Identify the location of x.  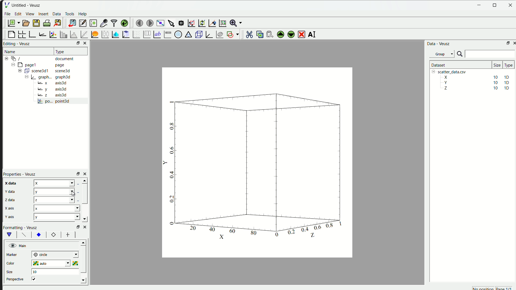
(57, 209).